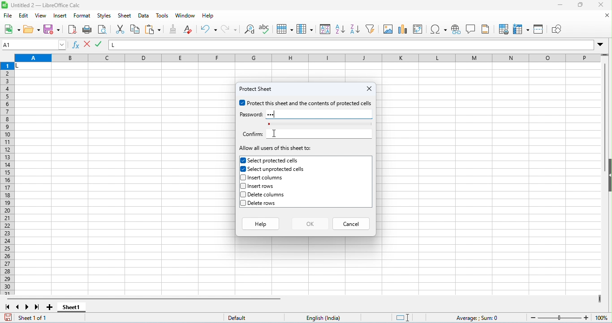 This screenshot has width=612, height=323. I want to click on protect this sheet and the contents of protected cells, so click(306, 103).